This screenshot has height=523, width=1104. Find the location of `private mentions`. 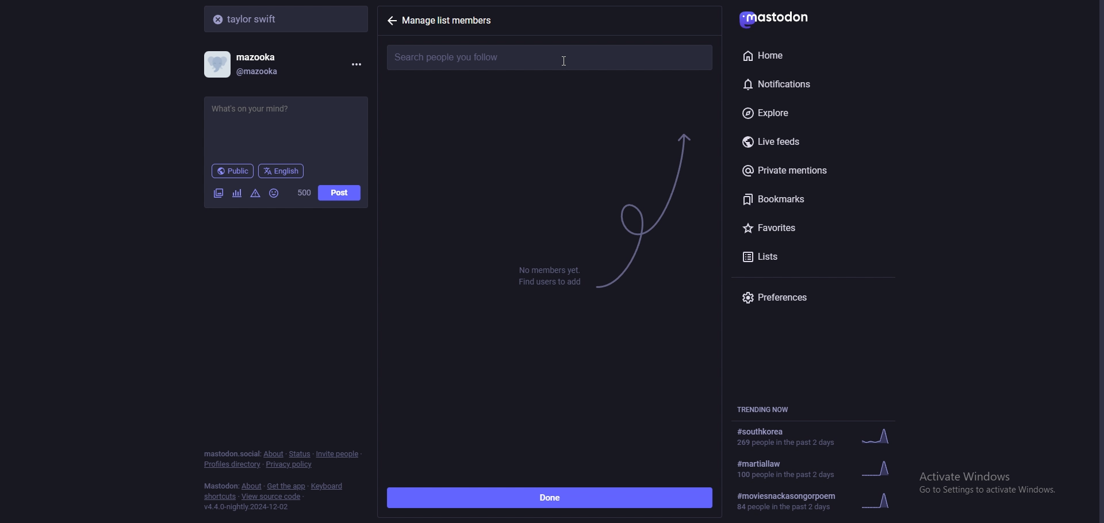

private mentions is located at coordinates (812, 170).